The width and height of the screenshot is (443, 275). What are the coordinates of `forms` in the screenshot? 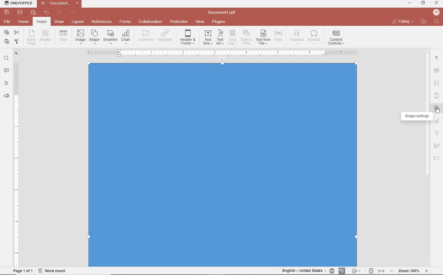 It's located at (125, 22).